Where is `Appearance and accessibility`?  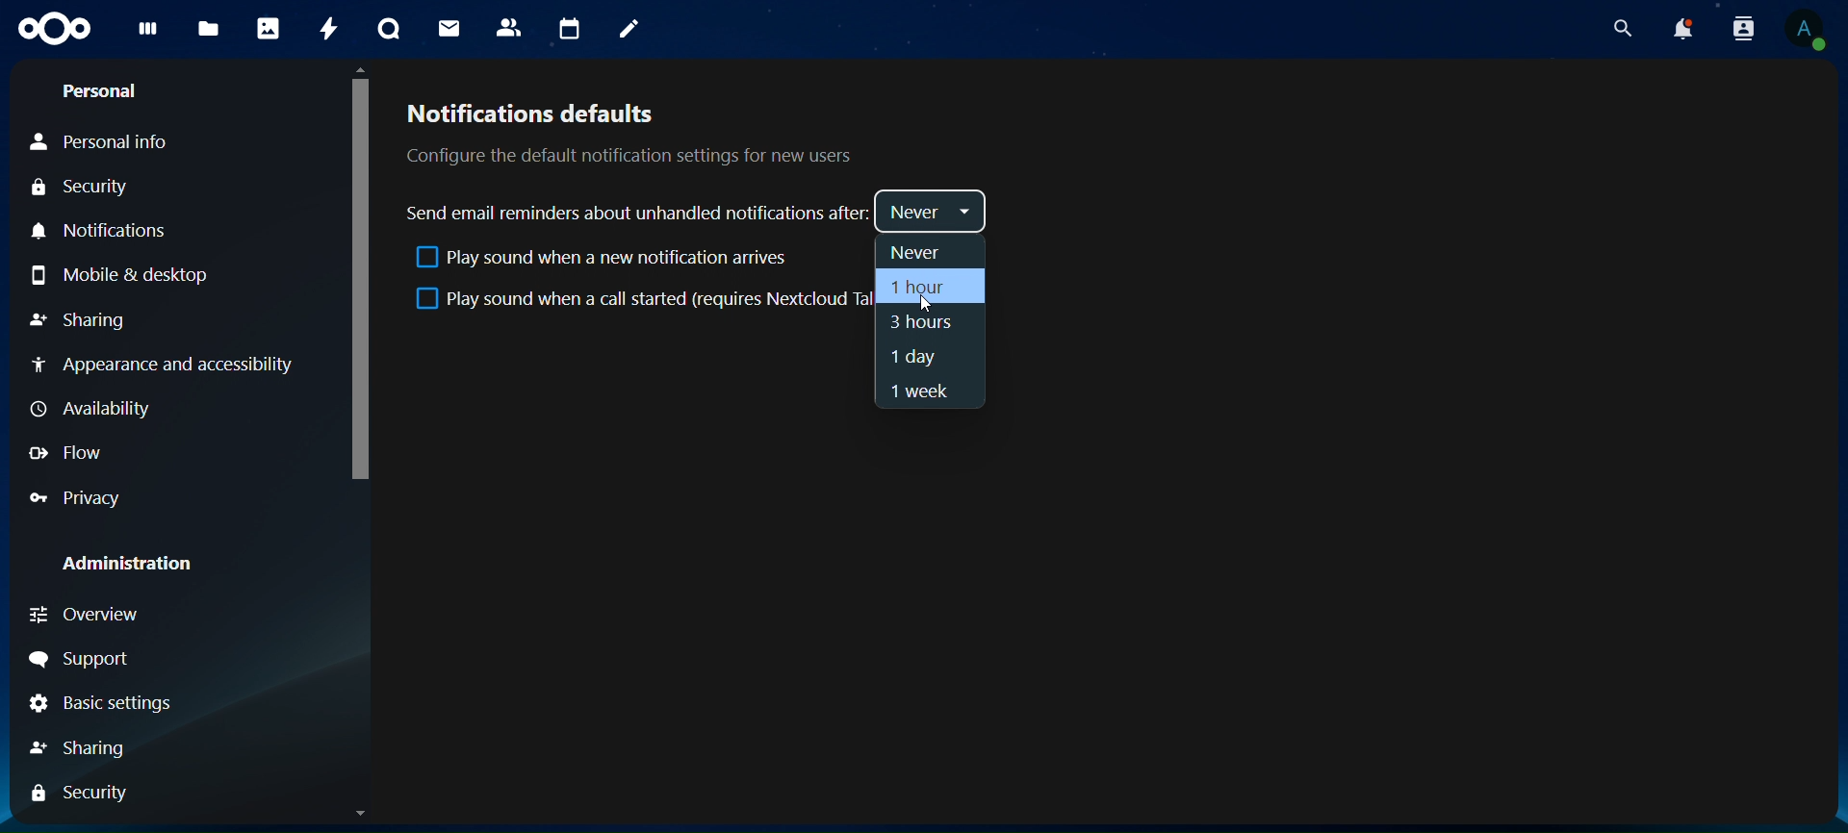
Appearance and accessibility is located at coordinates (173, 369).